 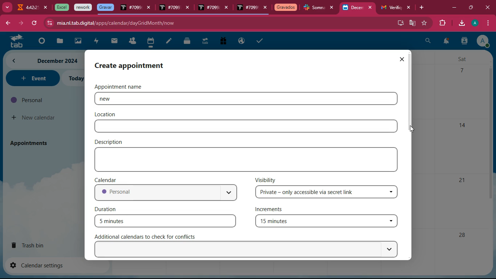 What do you see at coordinates (327, 192) in the screenshot?
I see `private` at bounding box center [327, 192].